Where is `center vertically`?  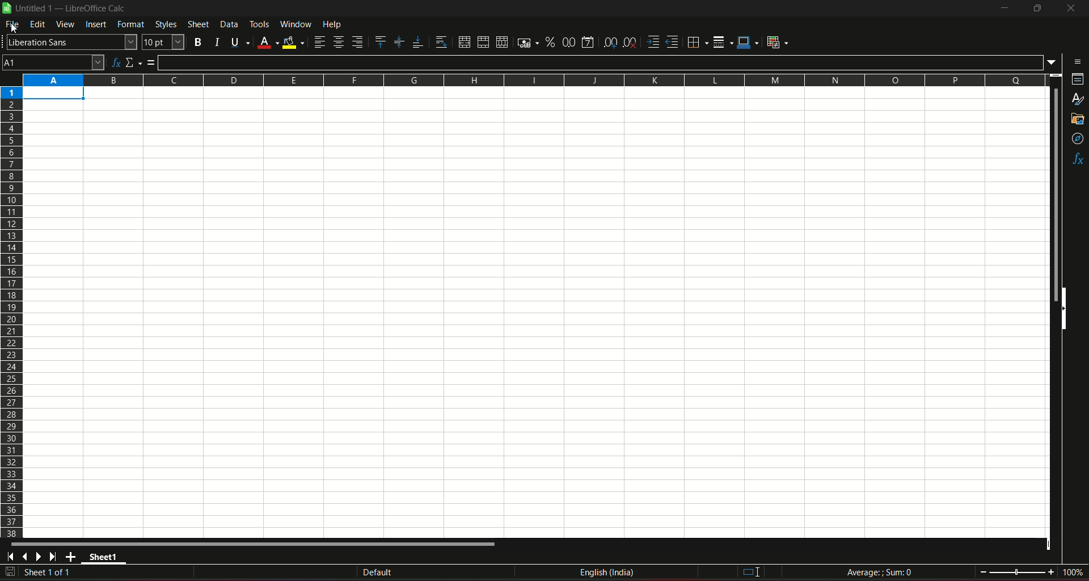
center vertically is located at coordinates (398, 42).